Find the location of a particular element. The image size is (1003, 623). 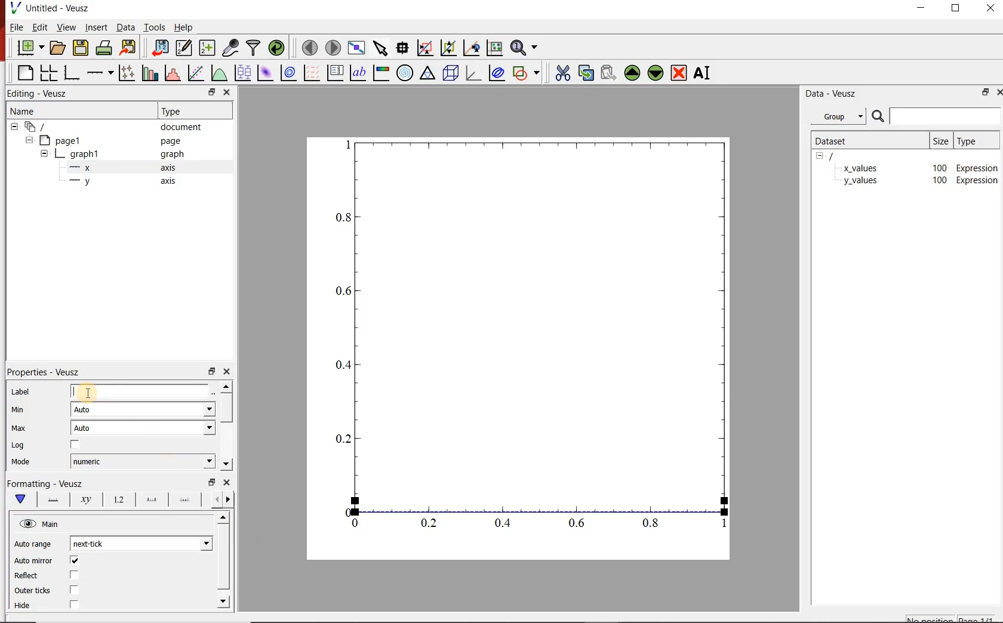

restore down is located at coordinates (983, 92).